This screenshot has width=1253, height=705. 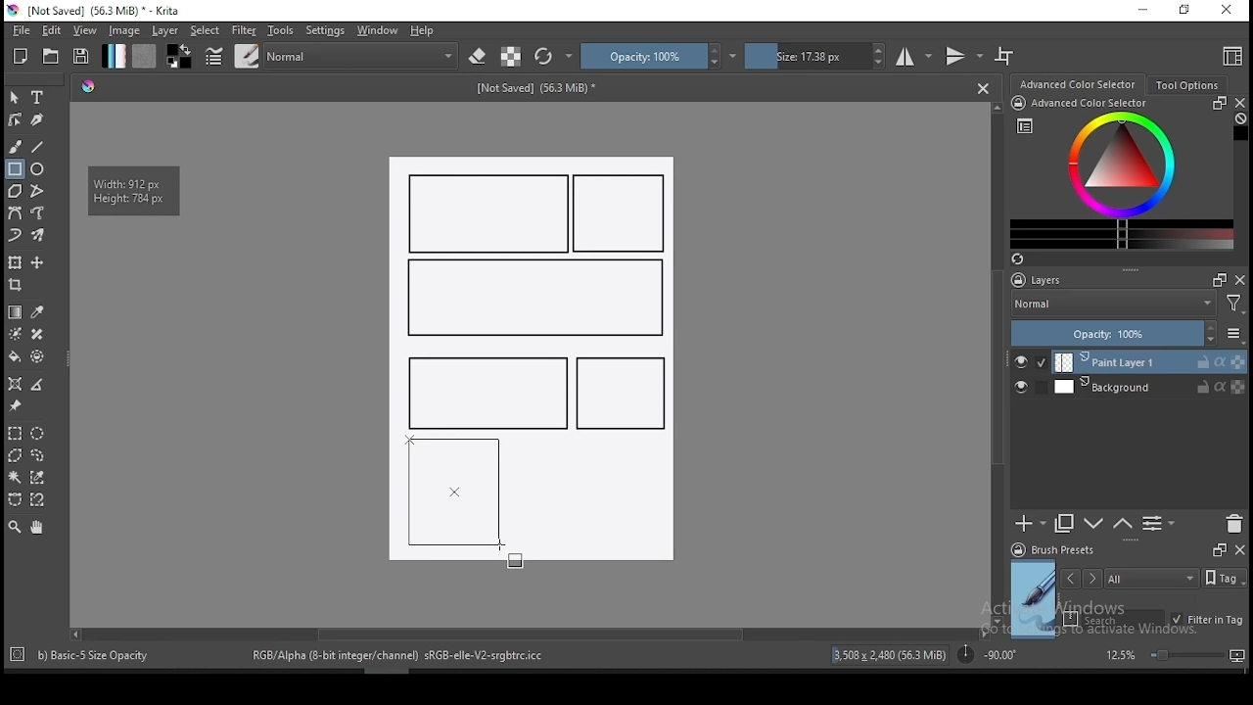 What do you see at coordinates (623, 214) in the screenshot?
I see `new rectangle` at bounding box center [623, 214].